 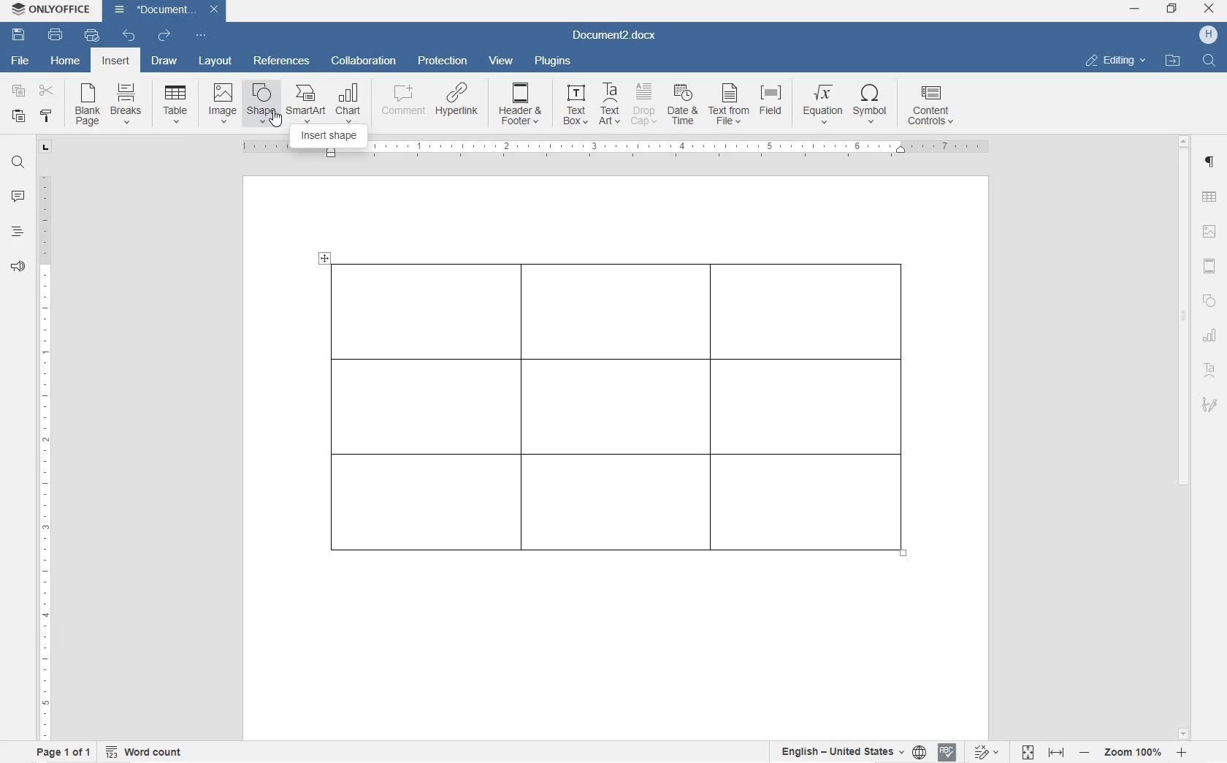 I want to click on draw, so click(x=164, y=61).